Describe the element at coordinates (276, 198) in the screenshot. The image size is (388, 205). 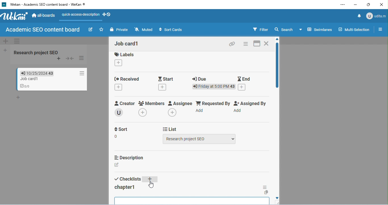
I see `down` at that location.